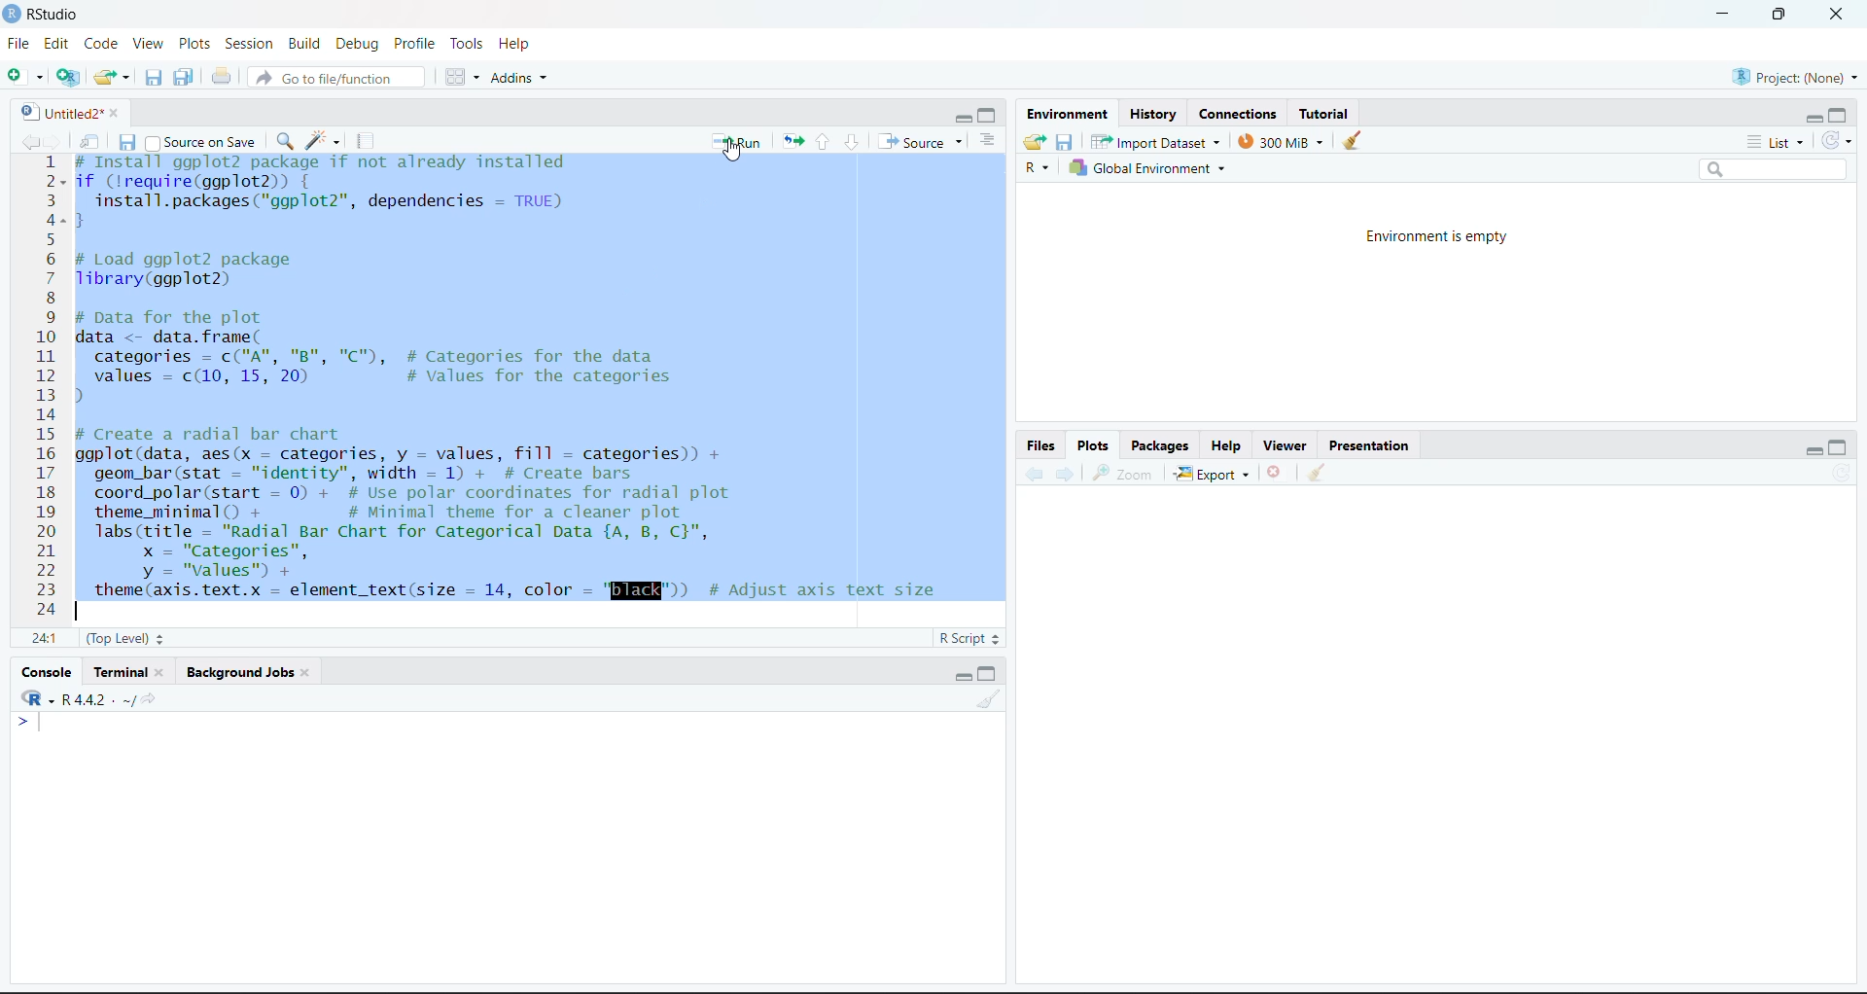 This screenshot has width=1867, height=994. Describe the element at coordinates (334, 78) in the screenshot. I see `Go to file/function` at that location.